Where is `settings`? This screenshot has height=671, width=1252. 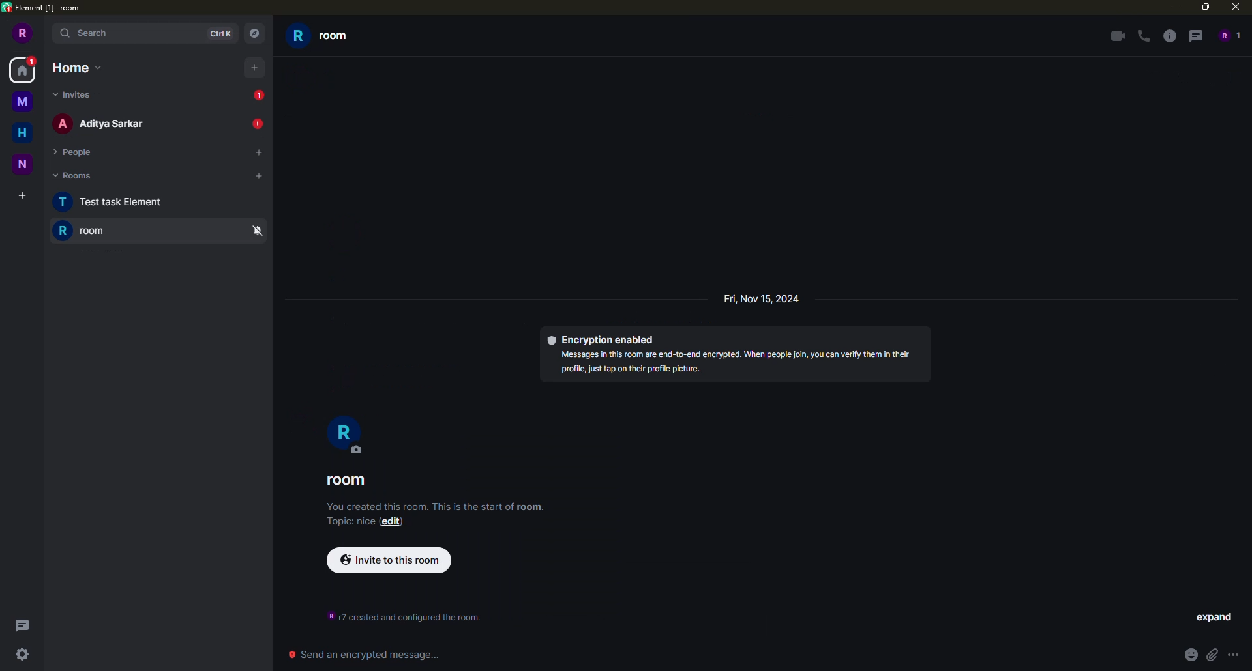
settings is located at coordinates (23, 655).